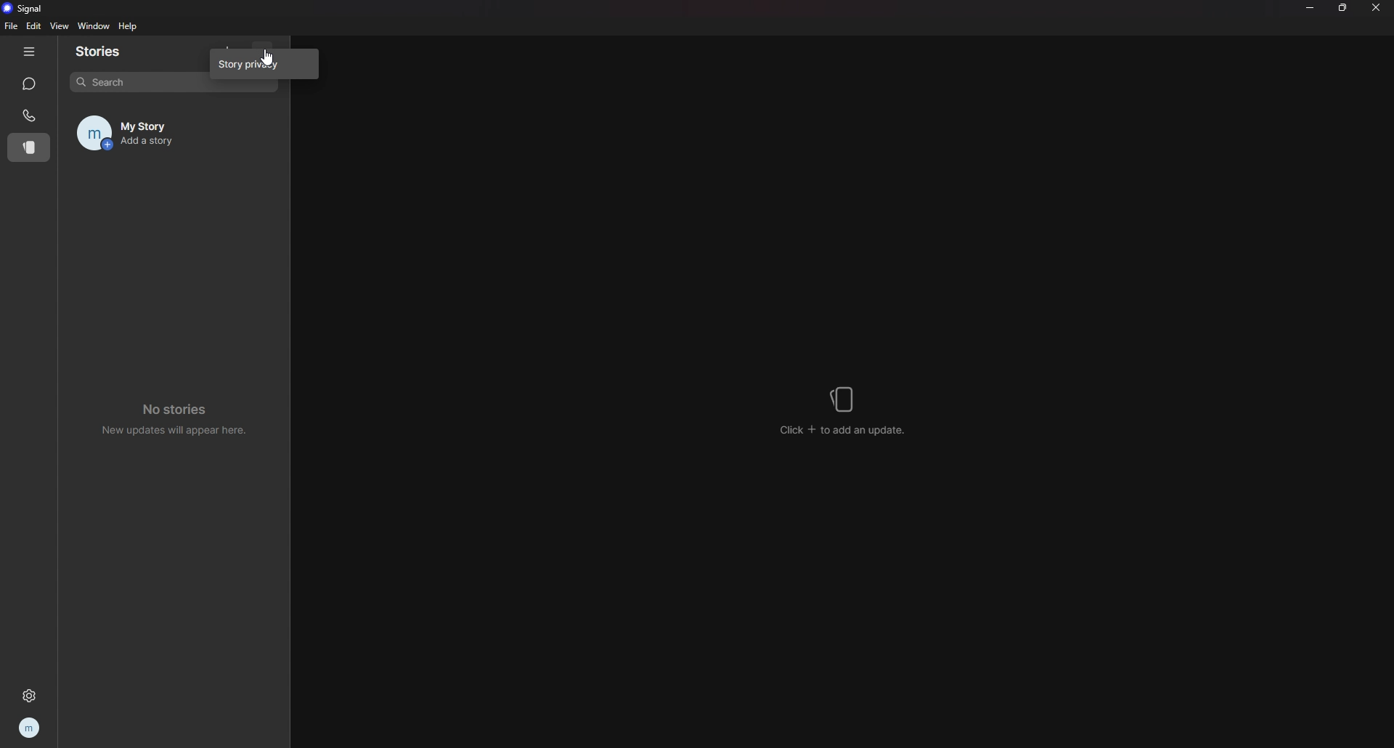 The image size is (1394, 748). I want to click on stories, so click(30, 147).